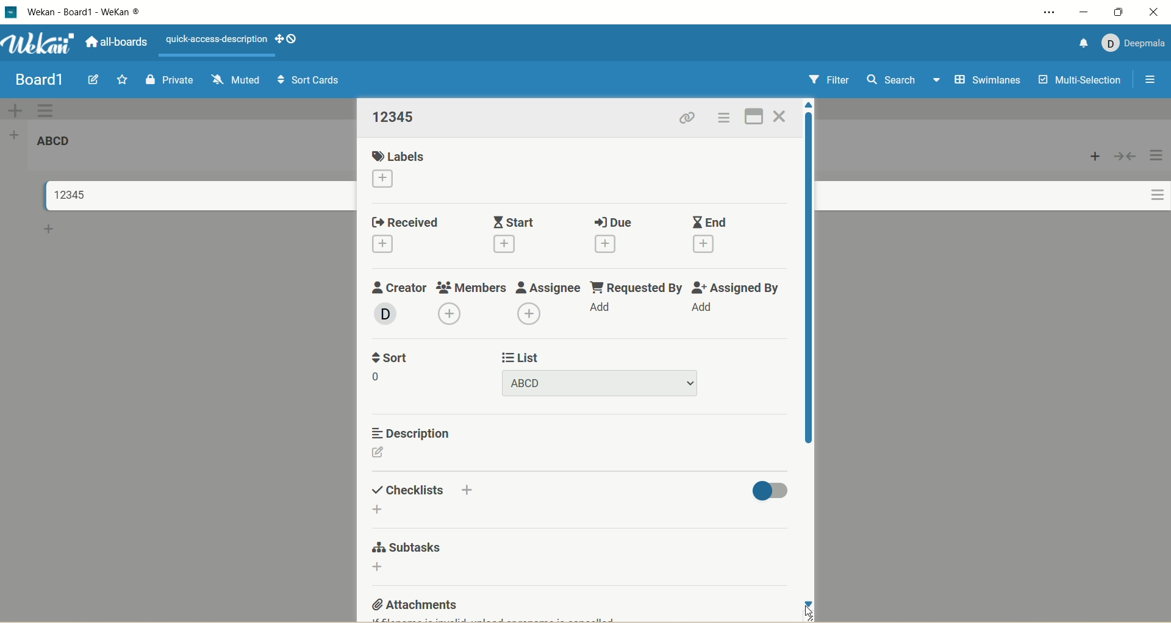 Image resolution: width=1171 pixels, height=623 pixels. I want to click on add swimlane, so click(13, 110).